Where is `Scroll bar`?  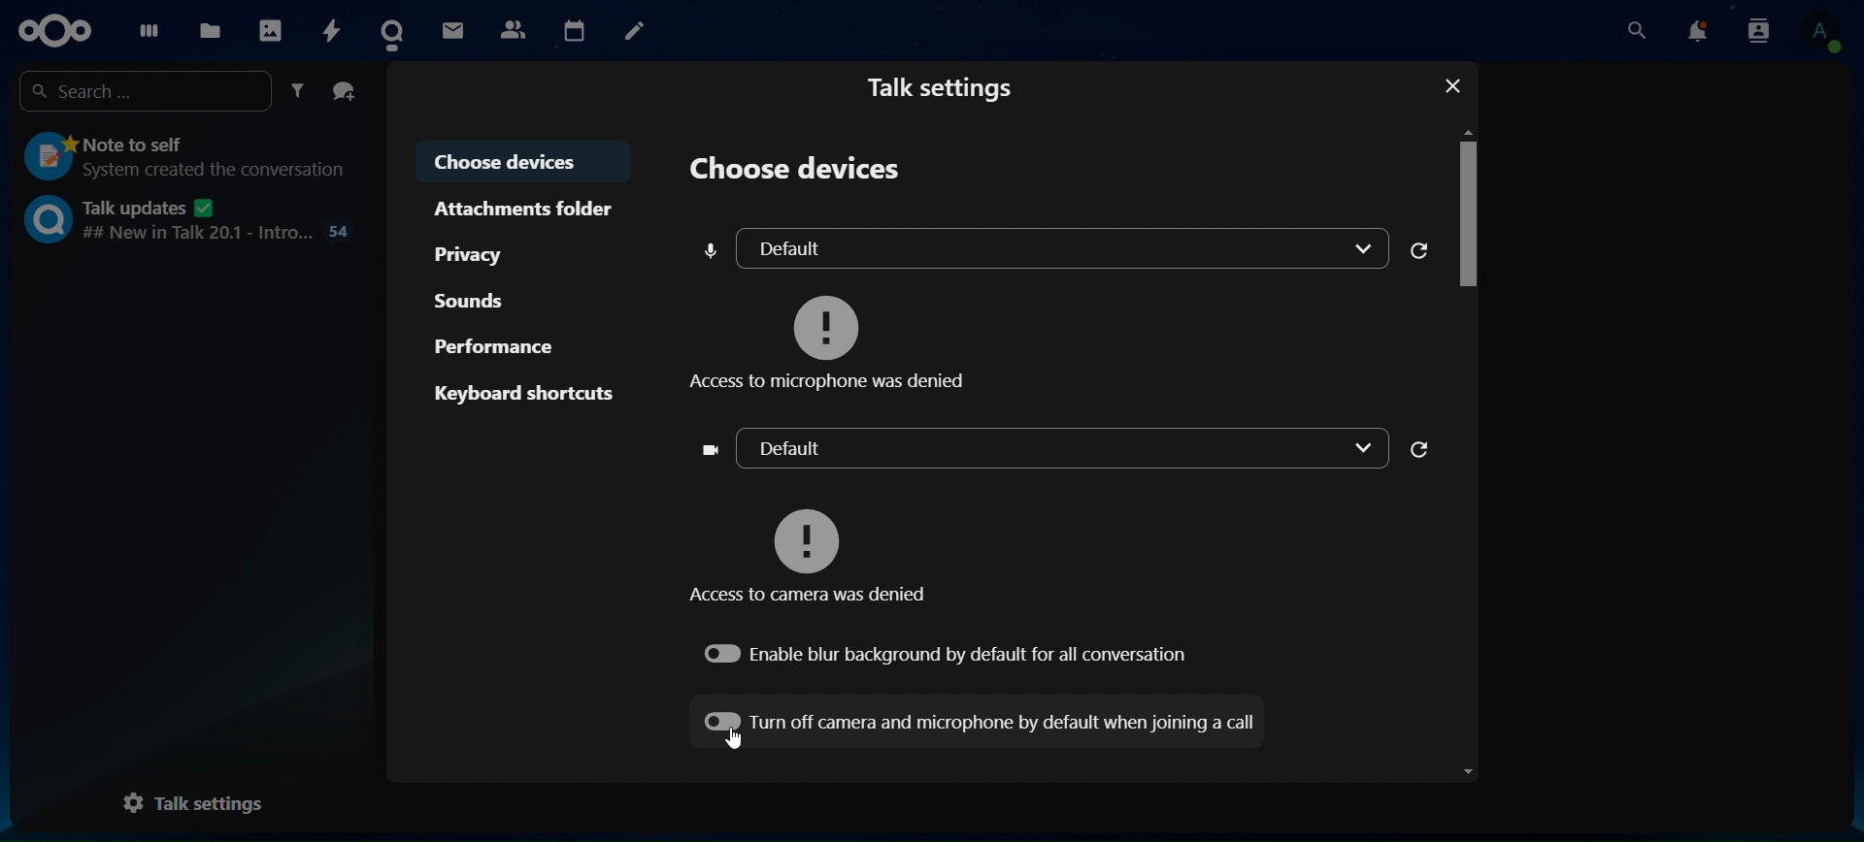 Scroll bar is located at coordinates (1468, 452).